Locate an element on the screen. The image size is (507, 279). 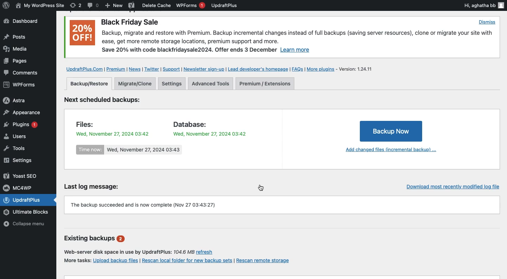
Next scheduled backups: is located at coordinates (108, 101).